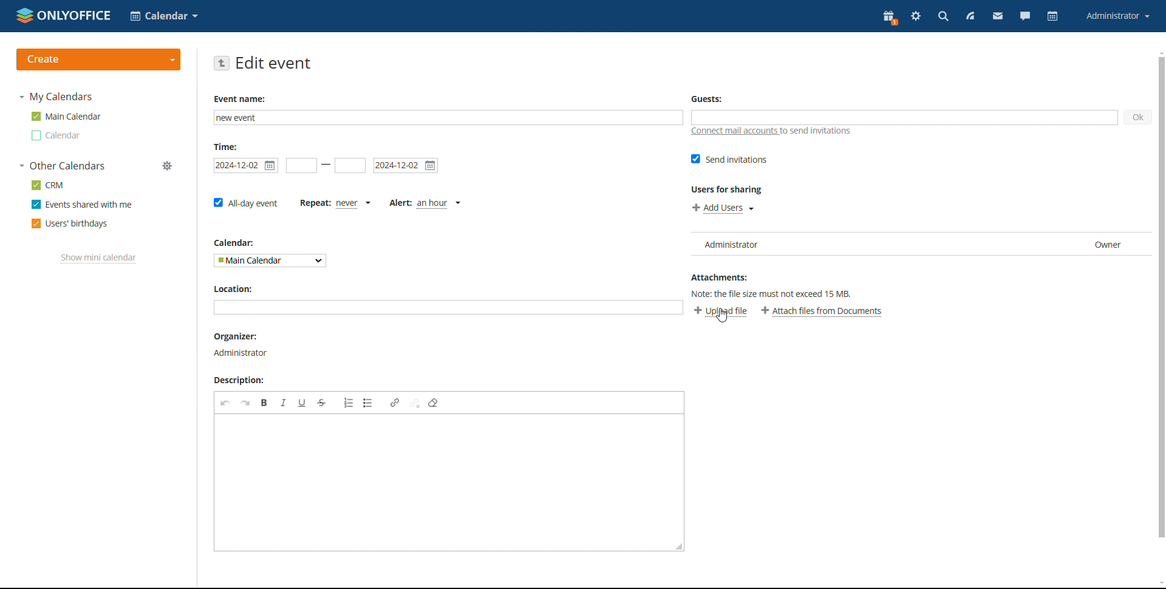 This screenshot has width=1166, height=589. I want to click on calendar, so click(1052, 16).